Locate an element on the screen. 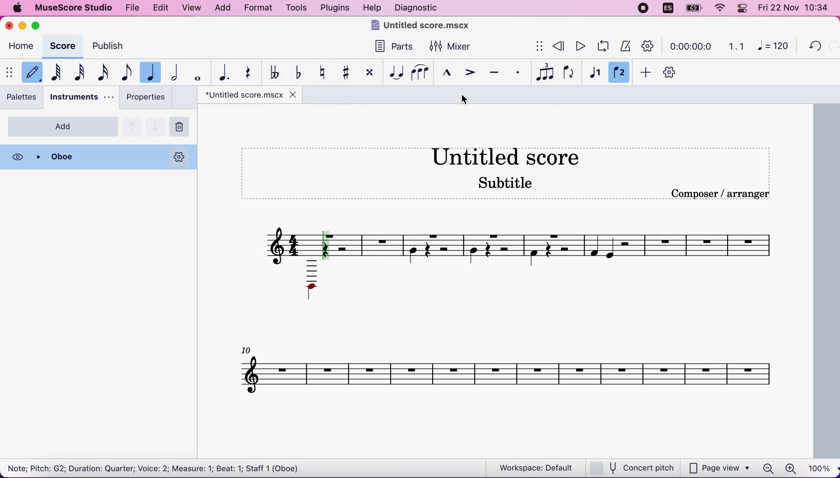 This screenshot has width=840, height=478. add is located at coordinates (62, 127).